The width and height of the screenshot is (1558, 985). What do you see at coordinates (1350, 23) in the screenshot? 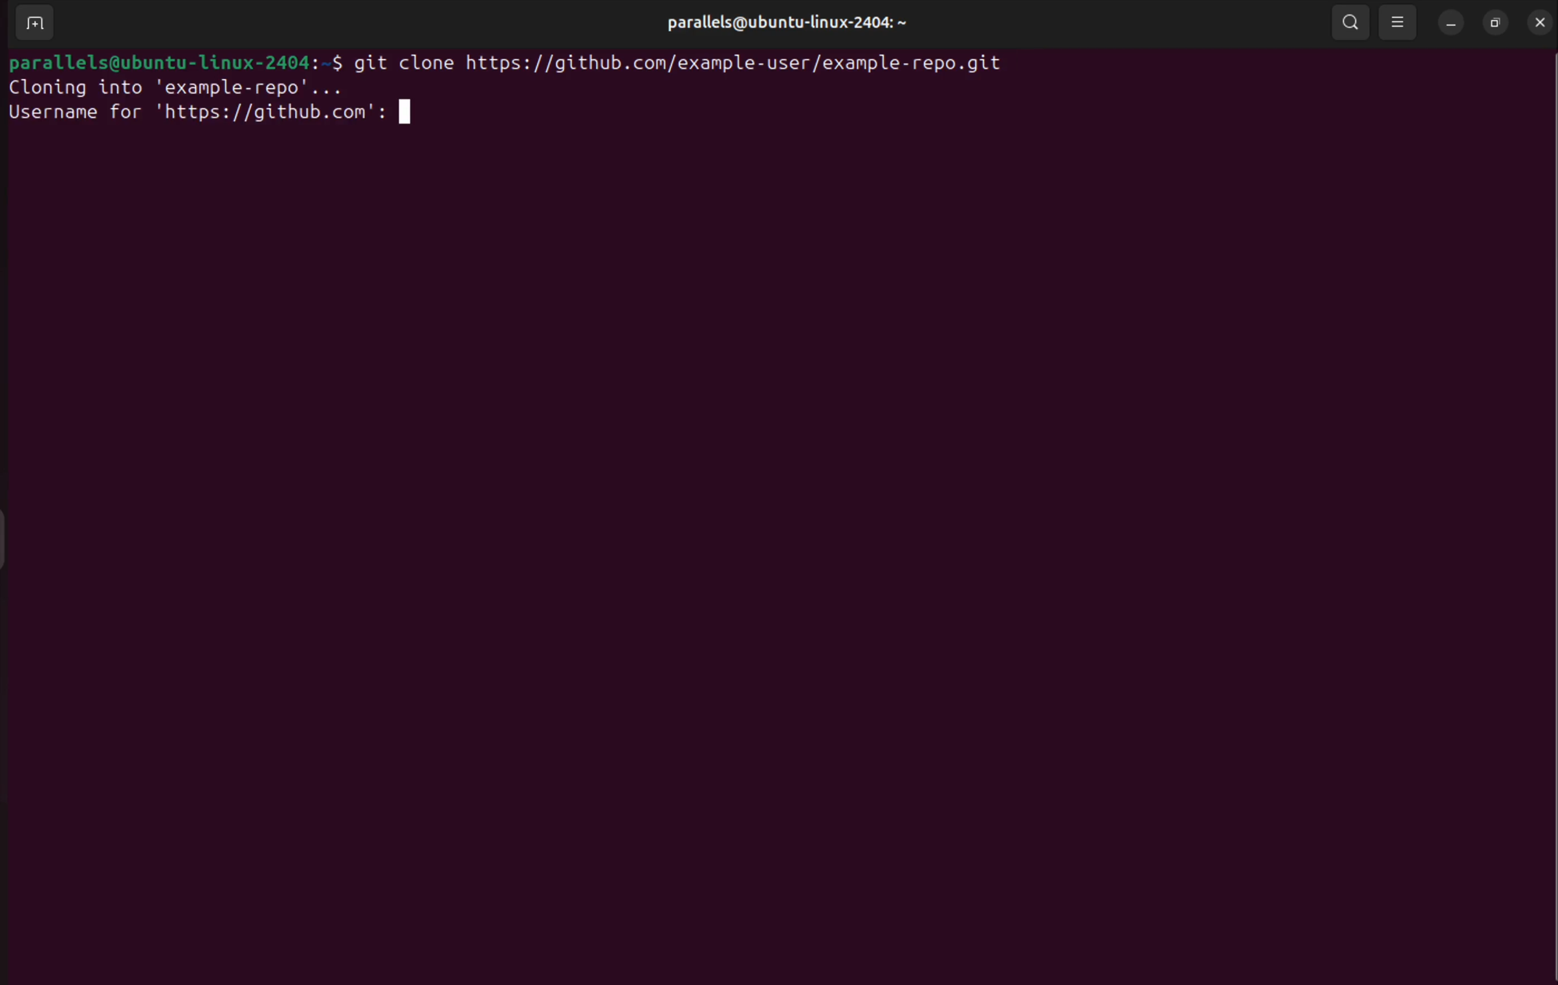
I see `search` at bounding box center [1350, 23].